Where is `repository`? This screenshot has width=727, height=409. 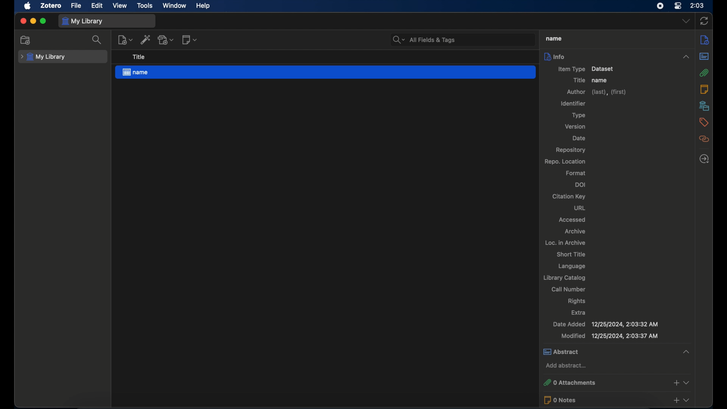
repository is located at coordinates (570, 150).